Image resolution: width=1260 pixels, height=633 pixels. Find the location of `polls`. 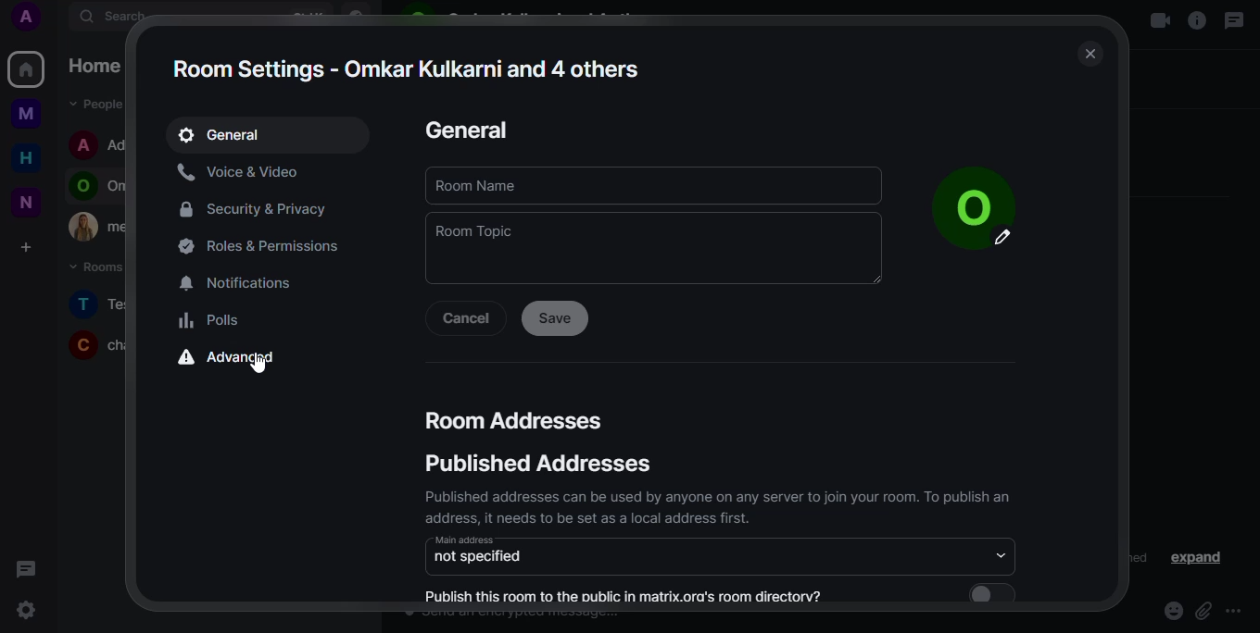

polls is located at coordinates (214, 320).